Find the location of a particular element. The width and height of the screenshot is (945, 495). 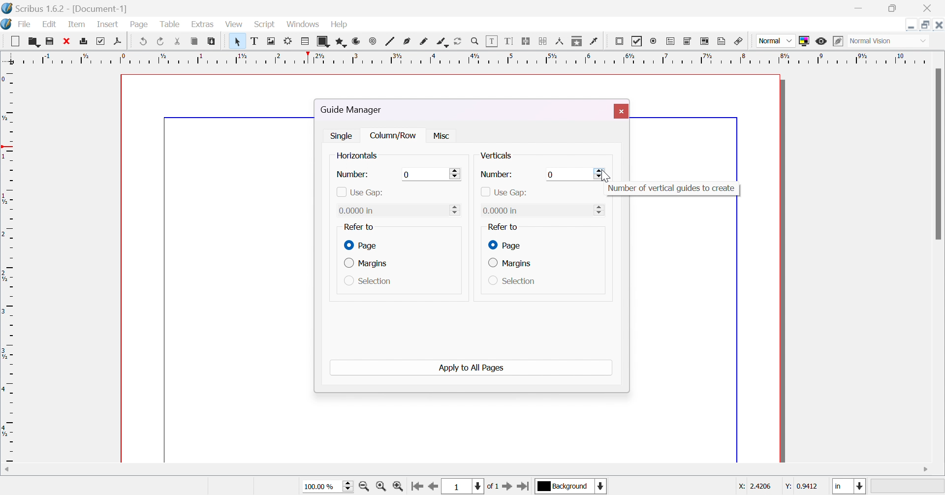

polygon is located at coordinates (343, 41).